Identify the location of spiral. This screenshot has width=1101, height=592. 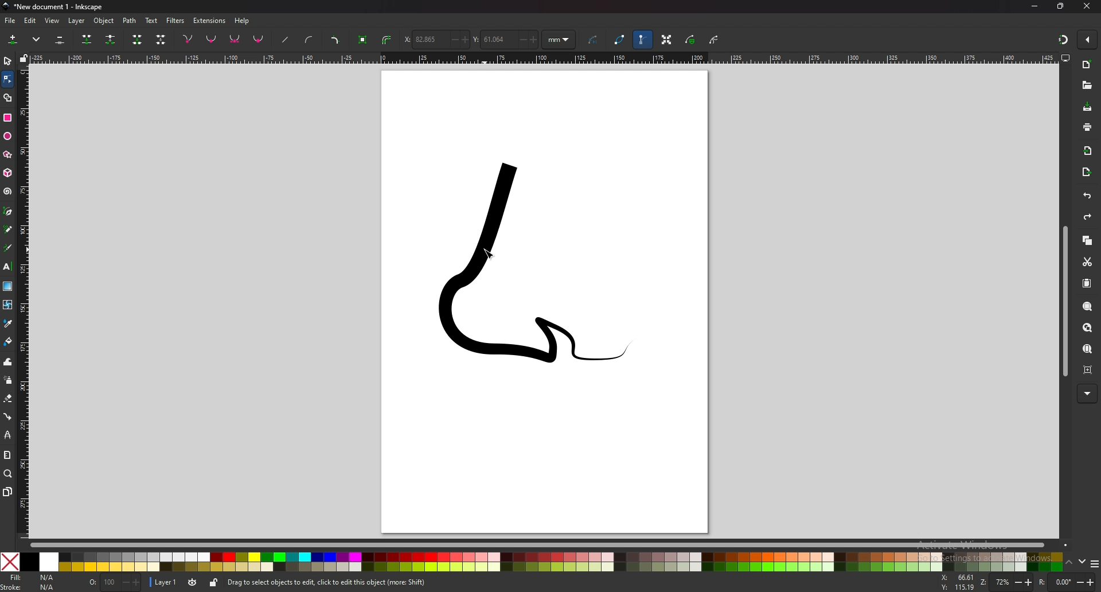
(7, 192).